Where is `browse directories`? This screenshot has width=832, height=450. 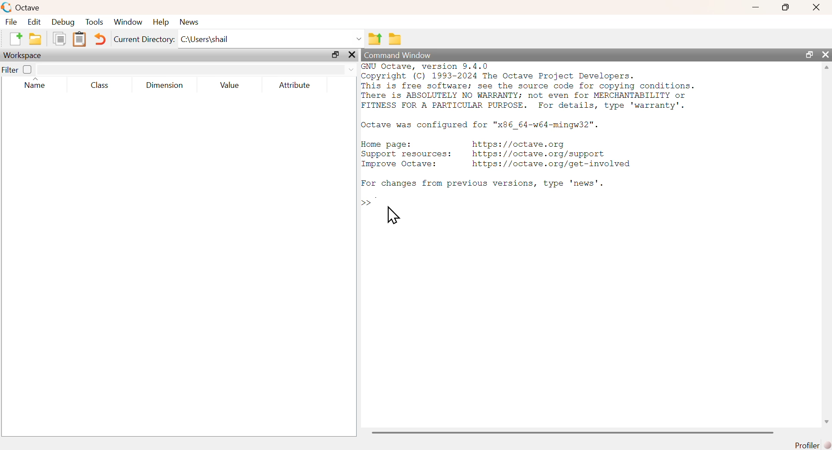 browse directories is located at coordinates (396, 39).